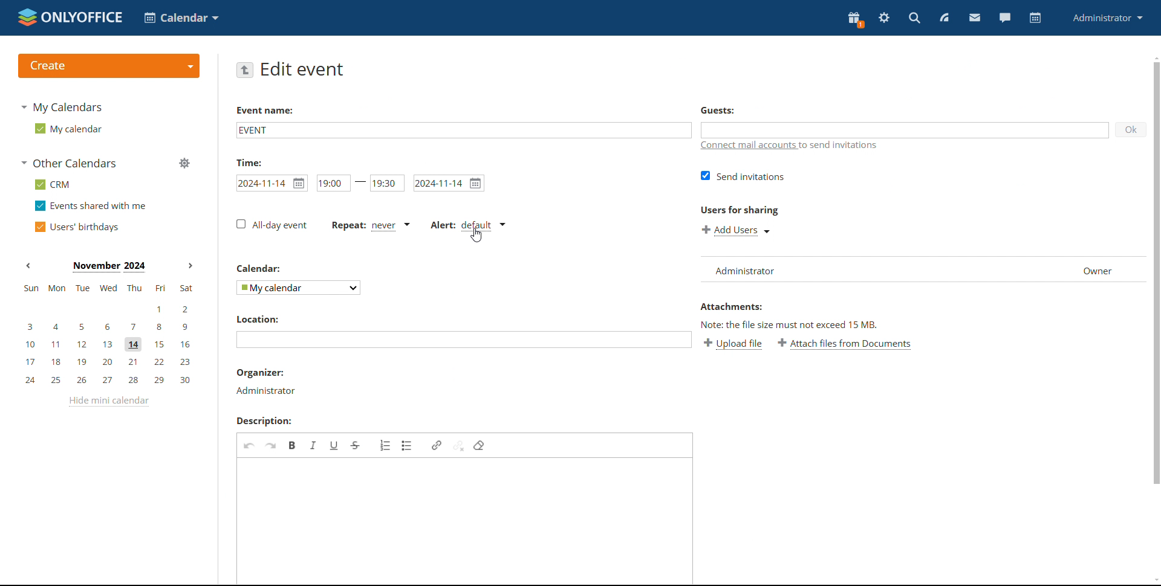 The image size is (1161, 586). I want to click on my calendar, so click(67, 129).